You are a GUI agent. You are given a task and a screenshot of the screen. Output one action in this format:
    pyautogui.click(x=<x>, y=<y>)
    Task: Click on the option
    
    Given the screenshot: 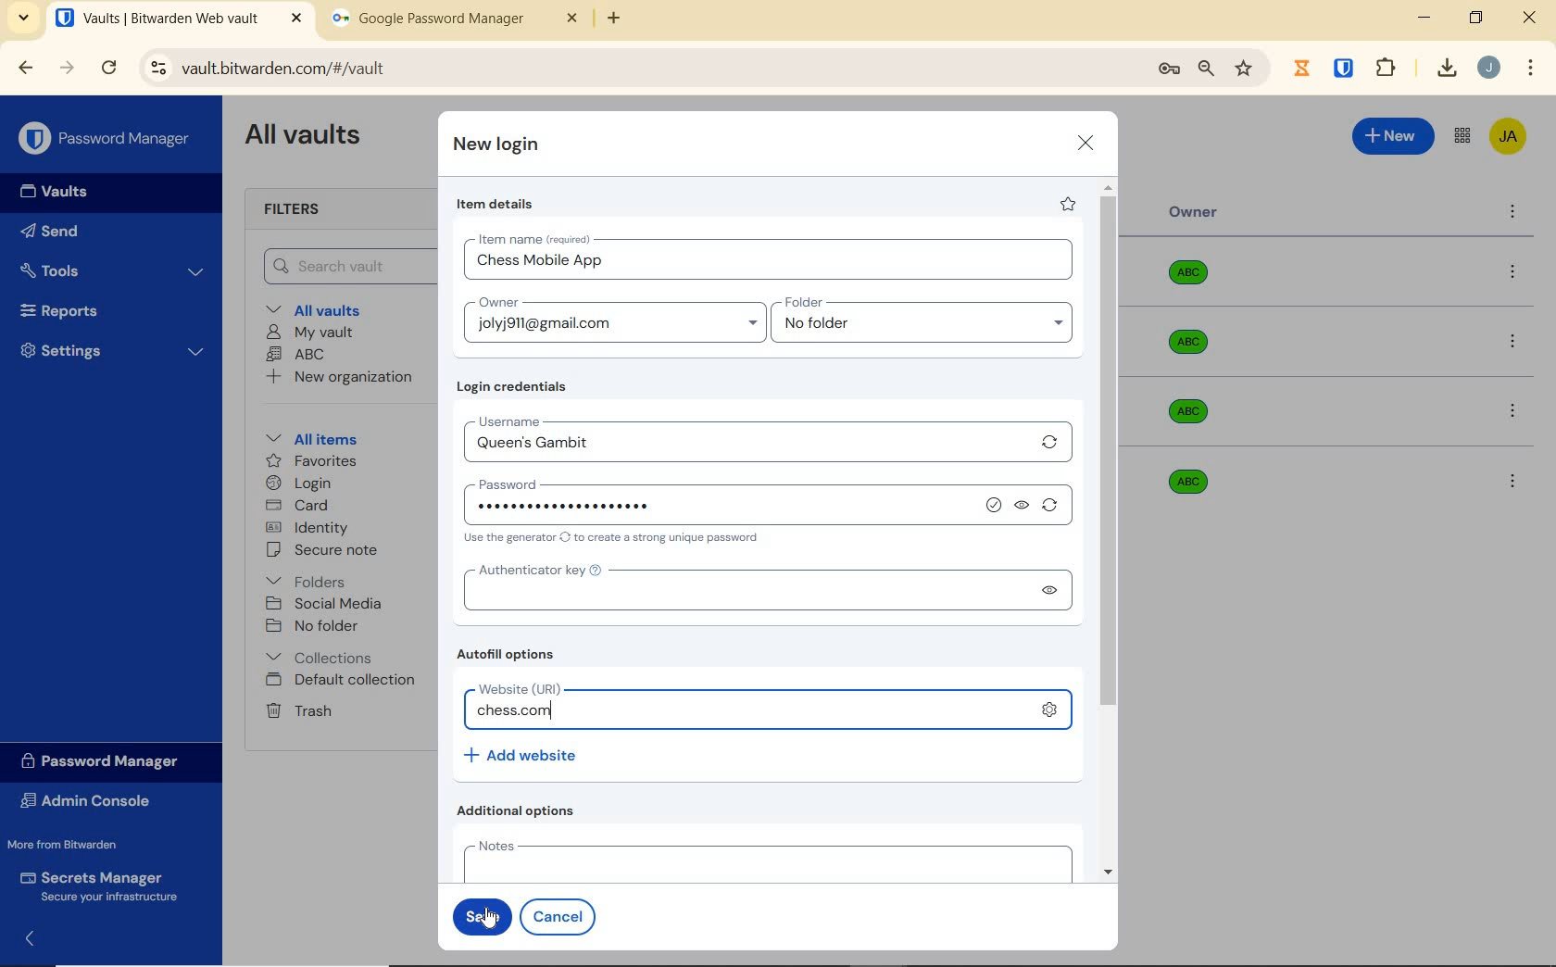 What is the action you would take?
    pyautogui.click(x=1512, y=480)
    